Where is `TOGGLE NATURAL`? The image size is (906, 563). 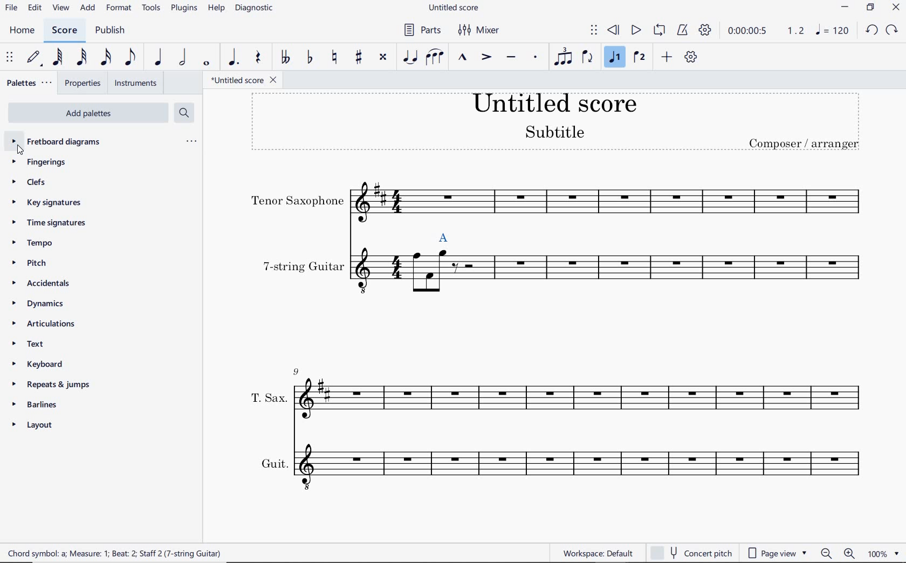 TOGGLE NATURAL is located at coordinates (334, 58).